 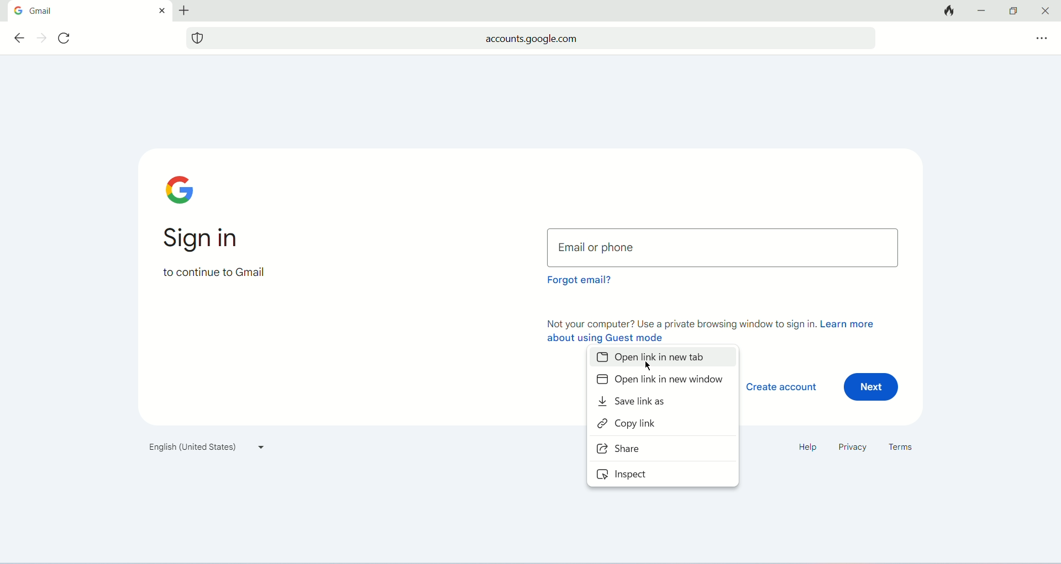 I want to click on previous, so click(x=18, y=38).